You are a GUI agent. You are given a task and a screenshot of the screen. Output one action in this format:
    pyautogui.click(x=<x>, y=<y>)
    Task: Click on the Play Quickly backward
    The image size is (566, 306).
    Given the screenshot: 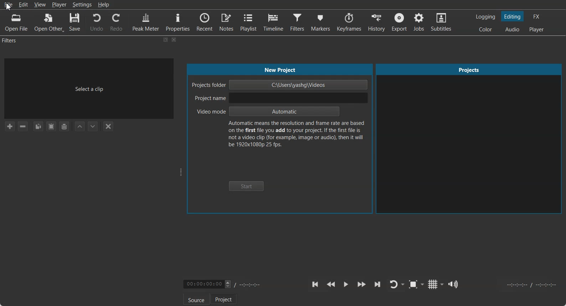 What is the action you would take?
    pyautogui.click(x=331, y=284)
    